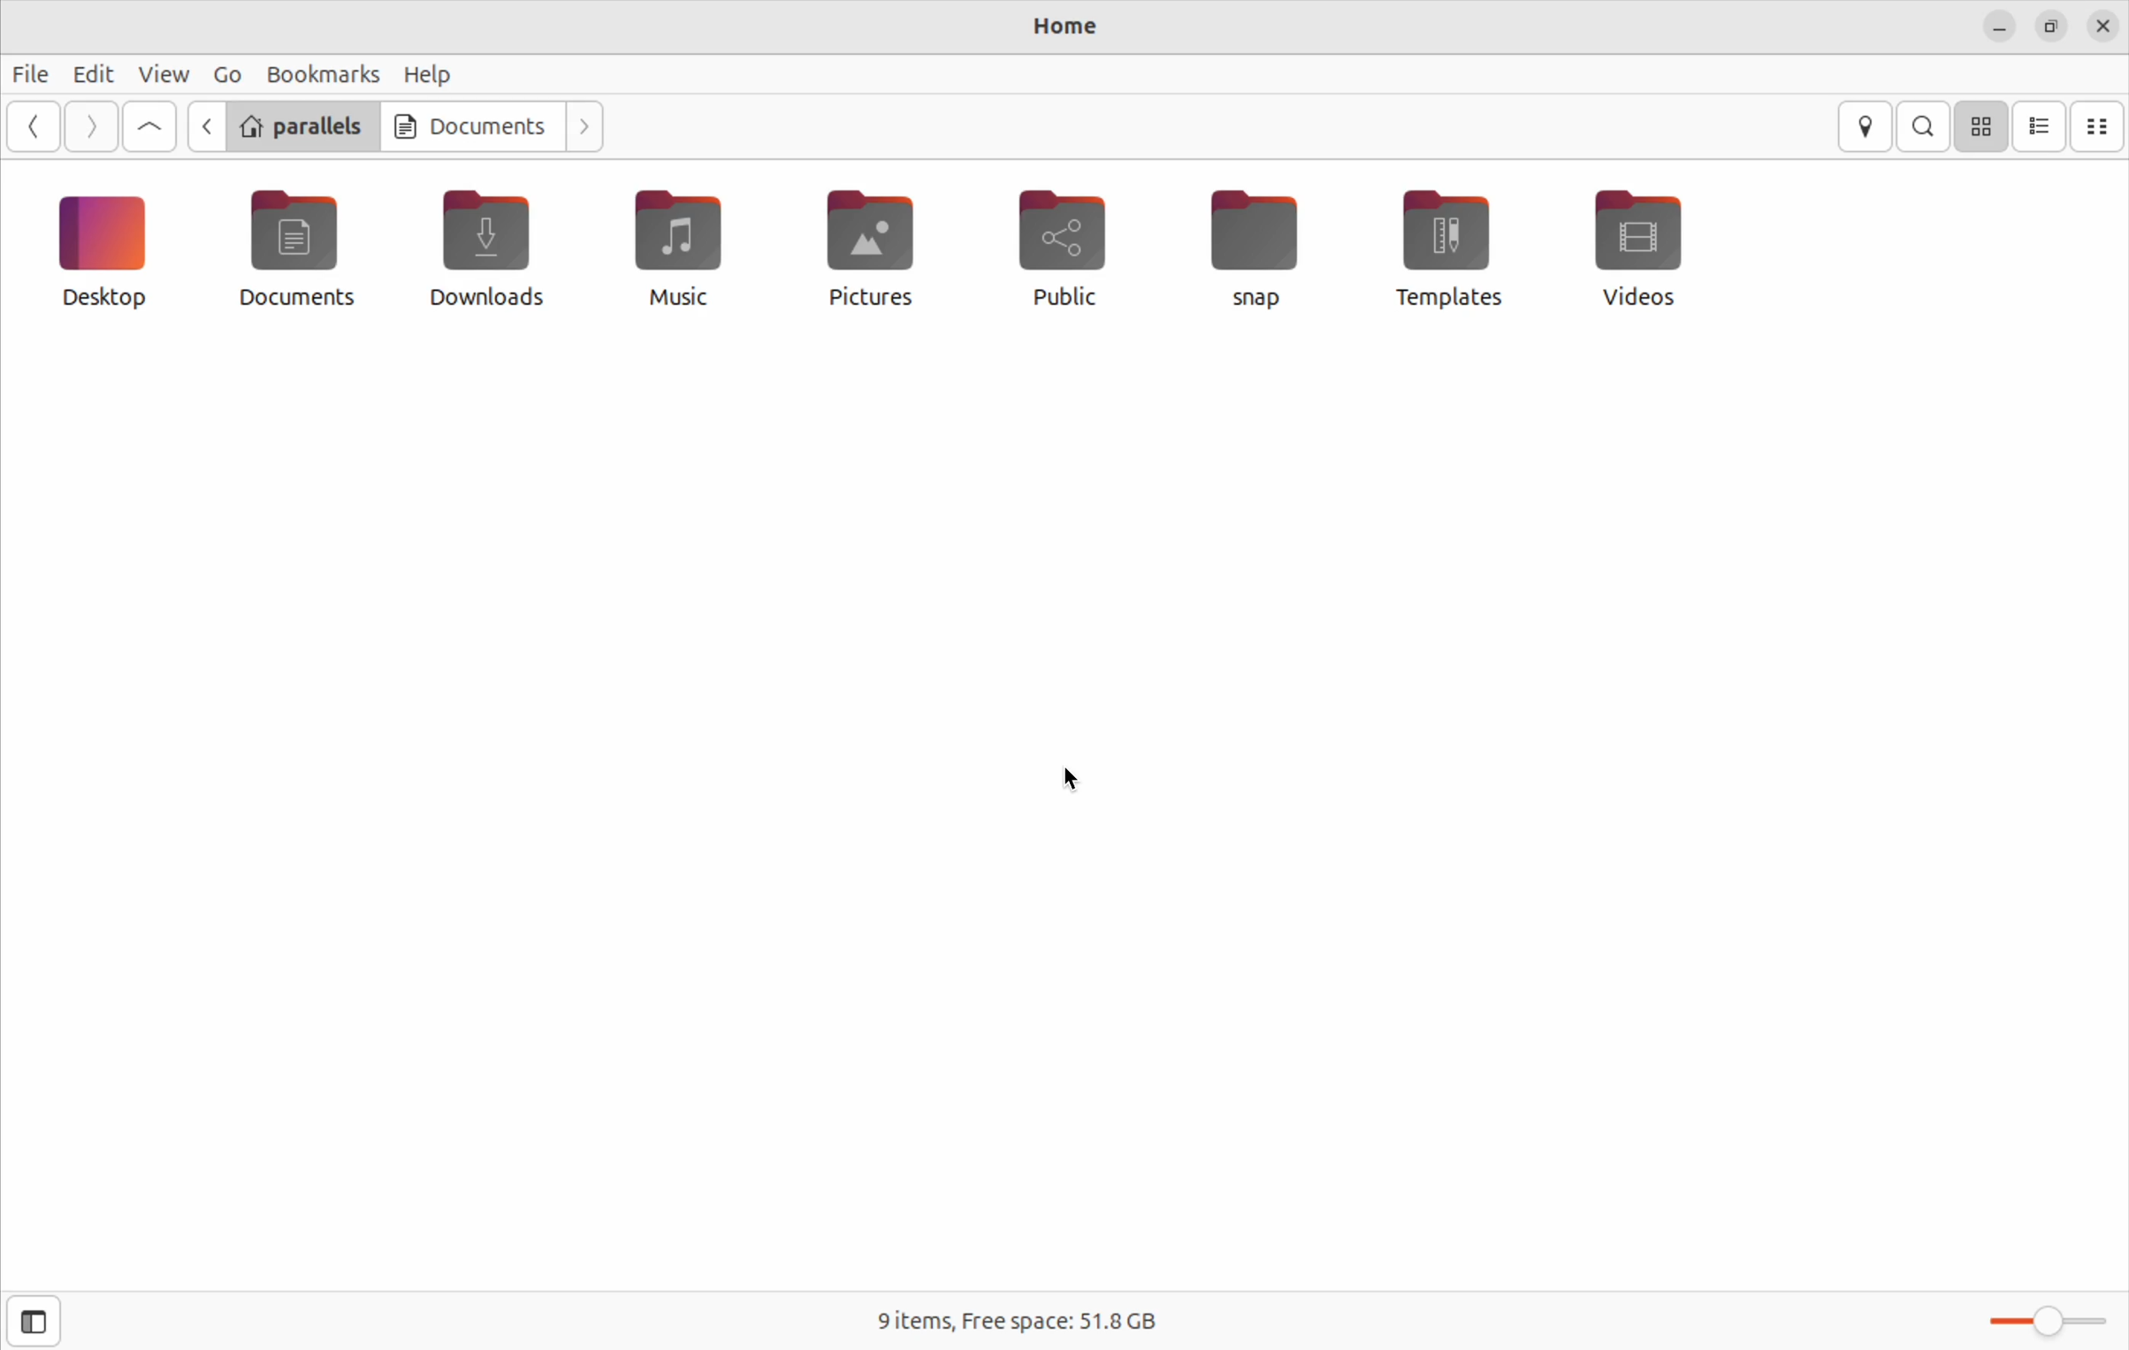 This screenshot has height=1350, width=2129. Describe the element at coordinates (1925, 126) in the screenshot. I see `search` at that location.